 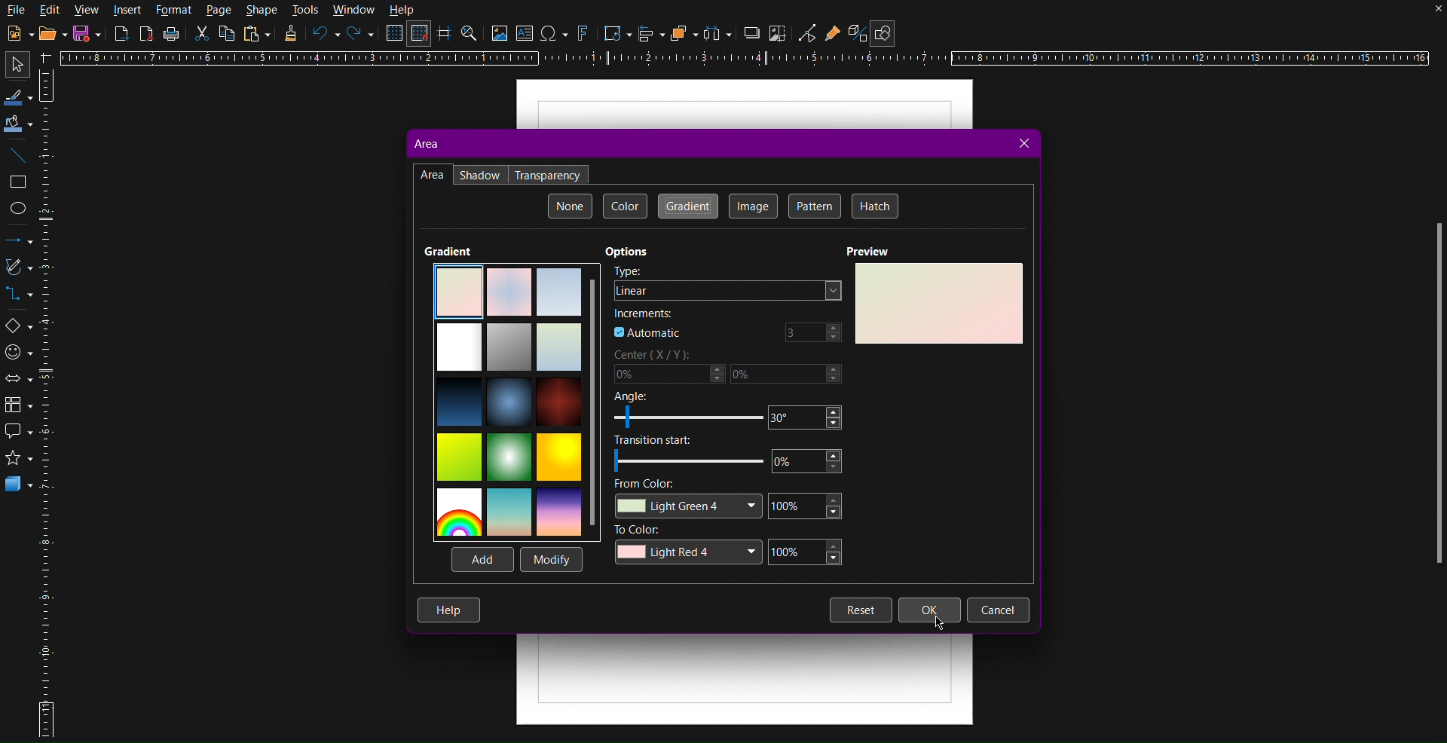 What do you see at coordinates (648, 332) in the screenshot?
I see `Automatic` at bounding box center [648, 332].